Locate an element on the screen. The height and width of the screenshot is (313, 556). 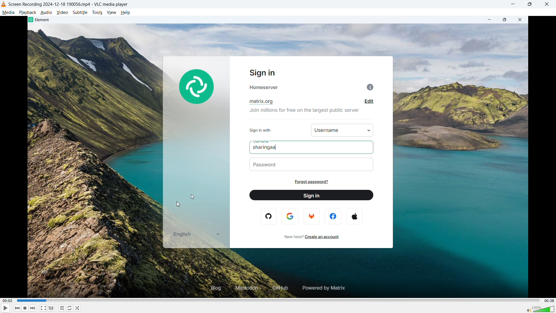
sharingaa is located at coordinates (273, 148).